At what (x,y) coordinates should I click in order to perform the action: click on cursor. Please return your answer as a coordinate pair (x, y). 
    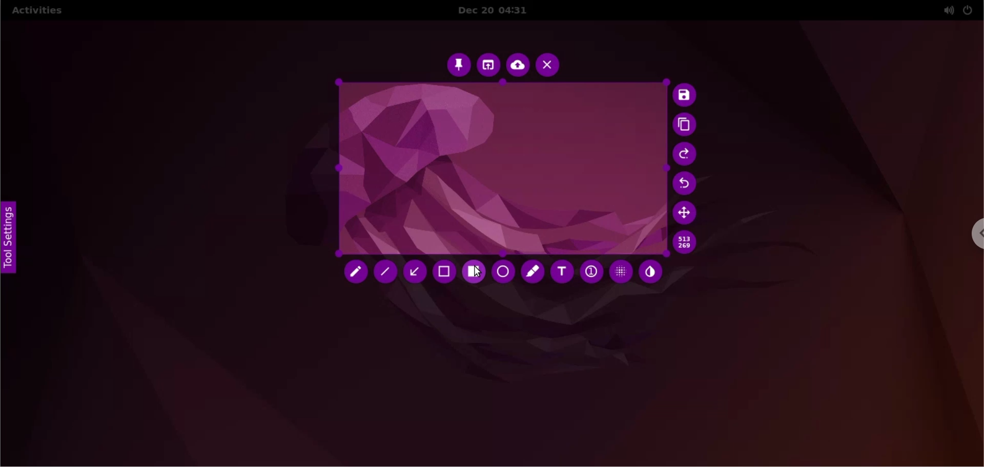
    Looking at the image, I should click on (478, 272).